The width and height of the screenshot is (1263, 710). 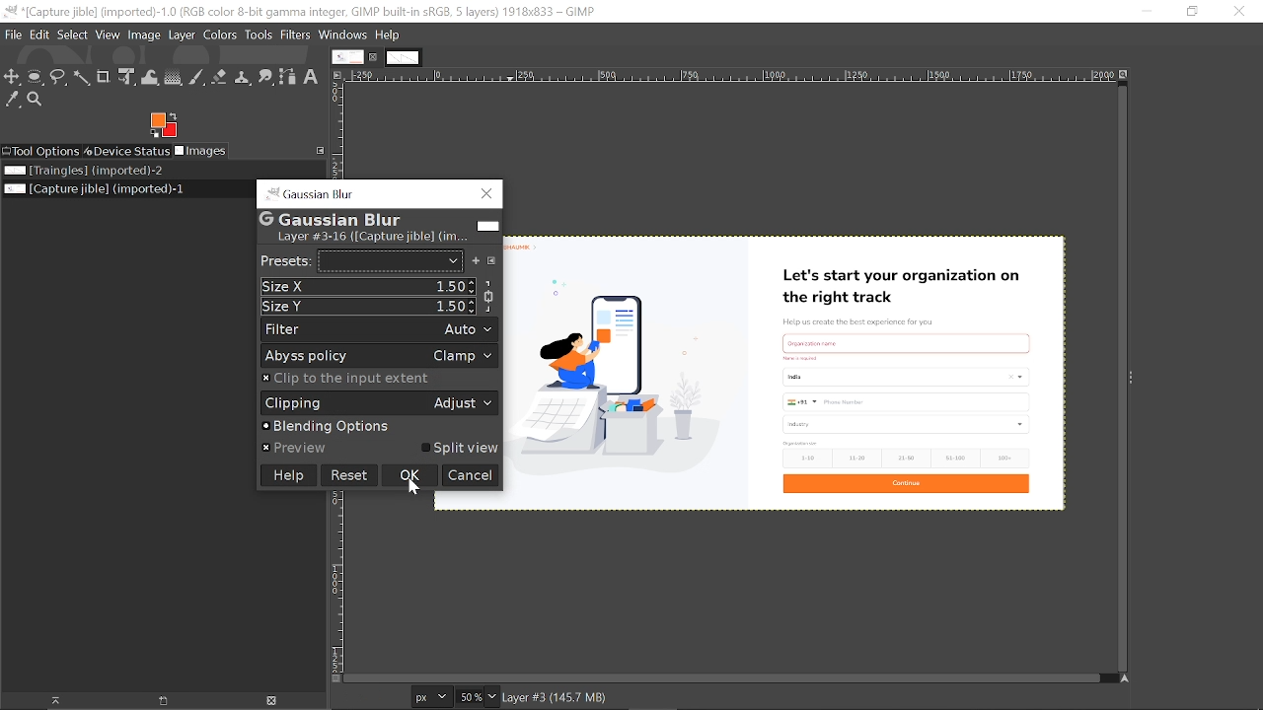 What do you see at coordinates (277, 700) in the screenshot?
I see `Delet image` at bounding box center [277, 700].